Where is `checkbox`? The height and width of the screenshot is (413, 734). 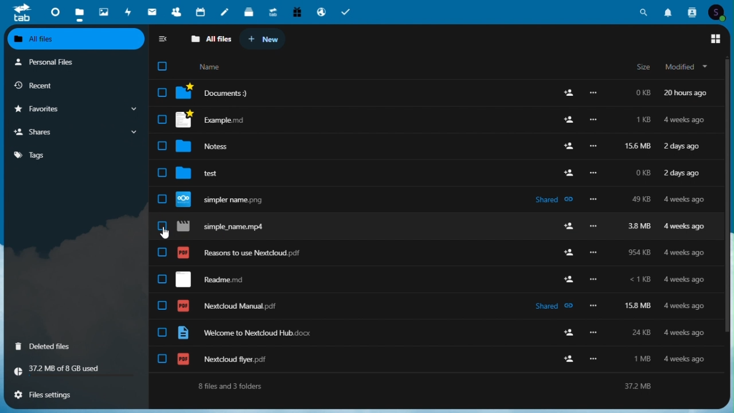 checkbox is located at coordinates (163, 65).